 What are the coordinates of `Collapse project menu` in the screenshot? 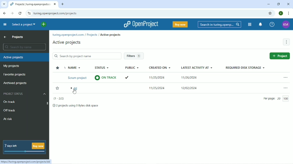 It's located at (5, 25).